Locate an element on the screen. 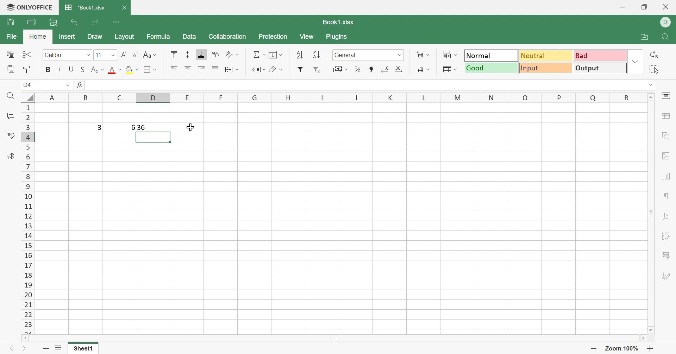  Scroll bar is located at coordinates (333, 338).